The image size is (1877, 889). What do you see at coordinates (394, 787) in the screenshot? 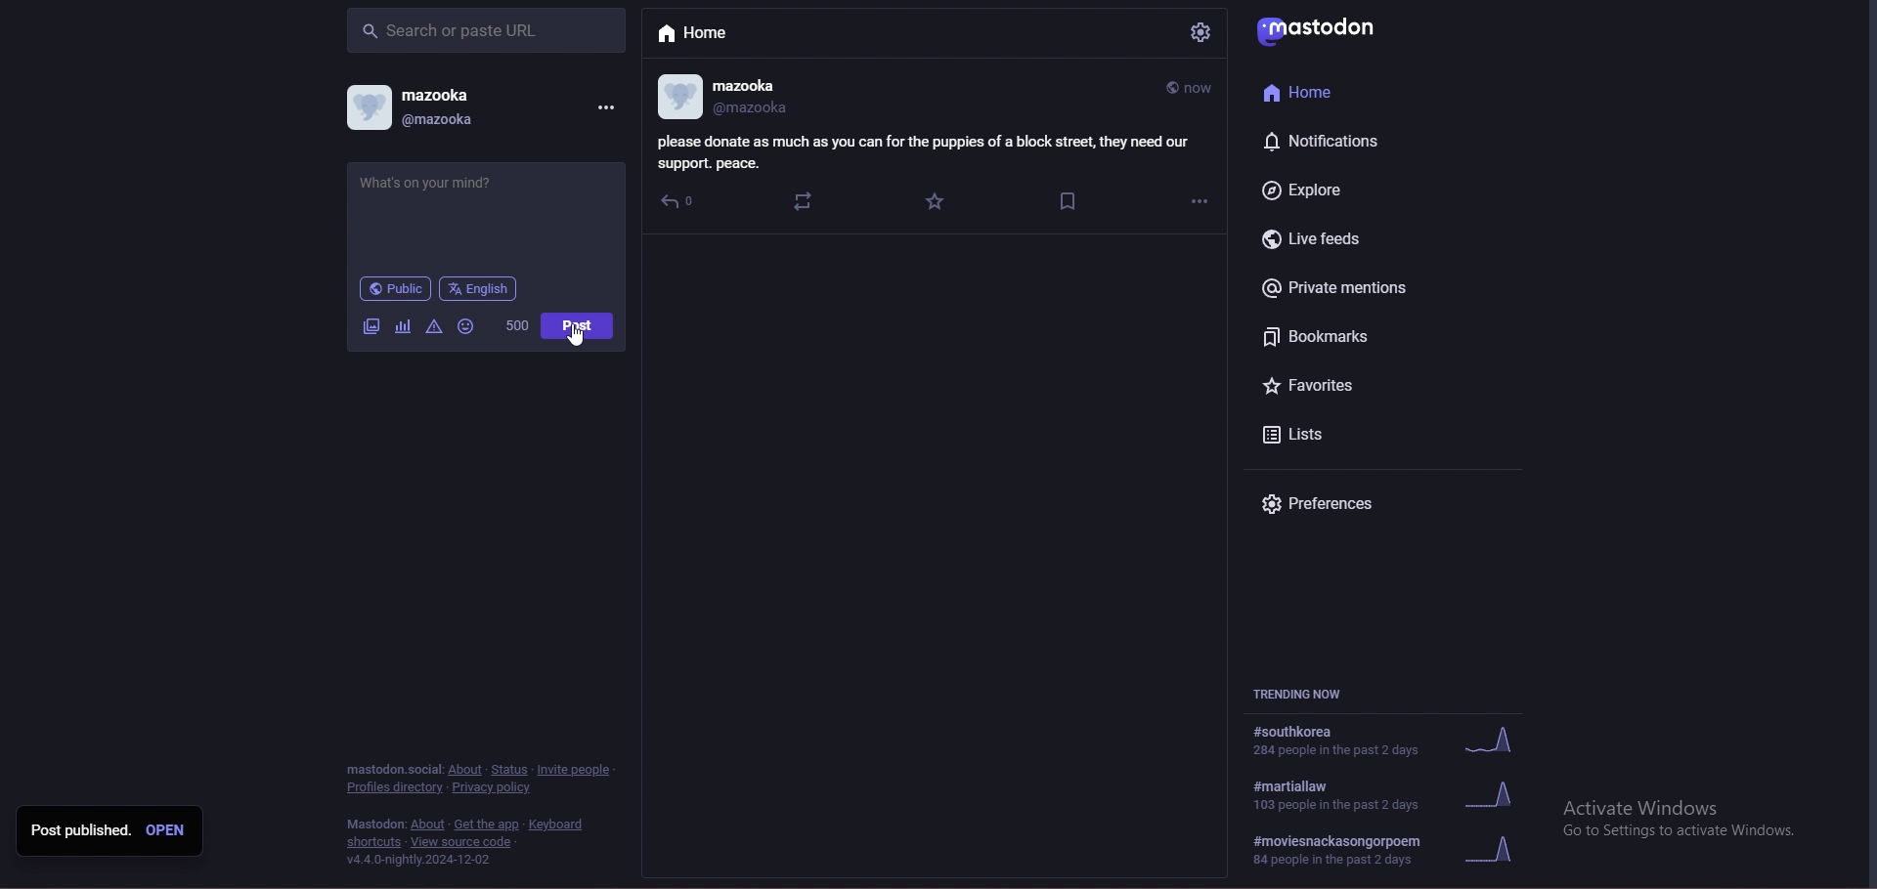
I see `profiles directory` at bounding box center [394, 787].